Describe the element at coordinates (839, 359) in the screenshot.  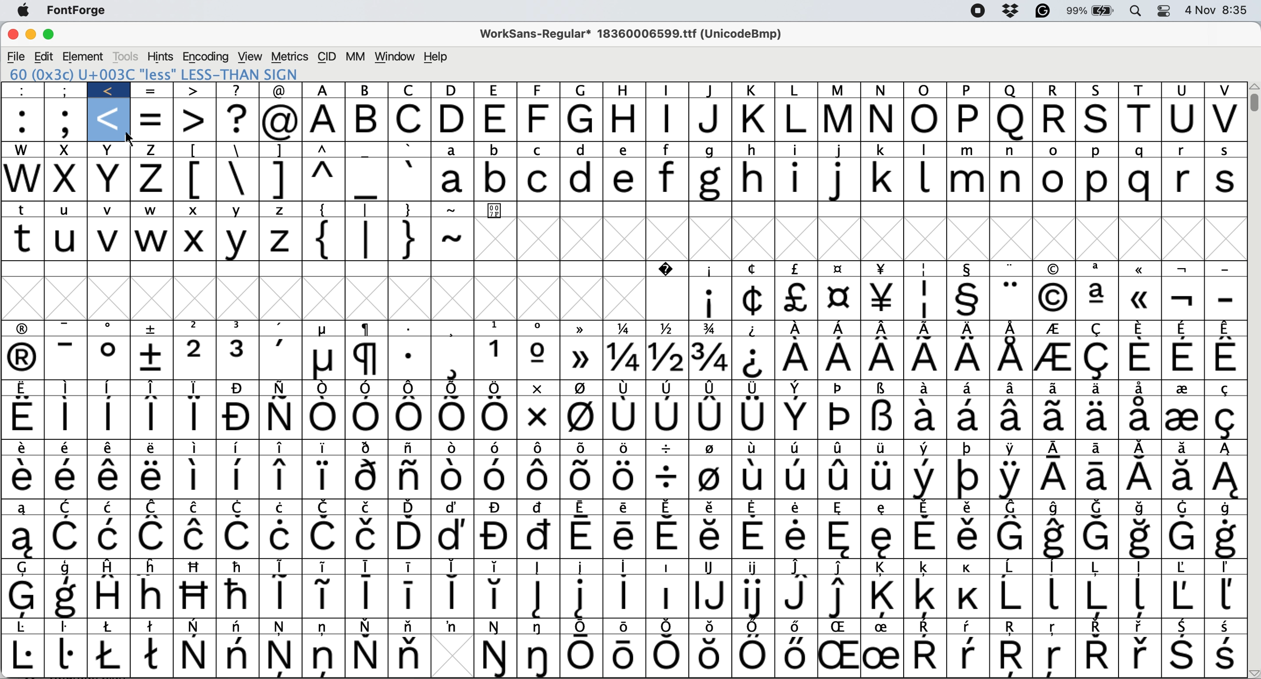
I see `Symbol` at that location.